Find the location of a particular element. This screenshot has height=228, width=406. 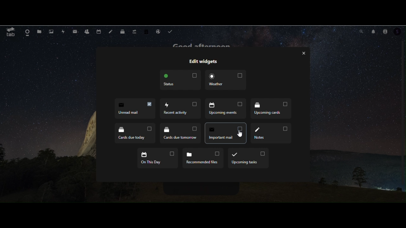

recommended files is located at coordinates (202, 158).